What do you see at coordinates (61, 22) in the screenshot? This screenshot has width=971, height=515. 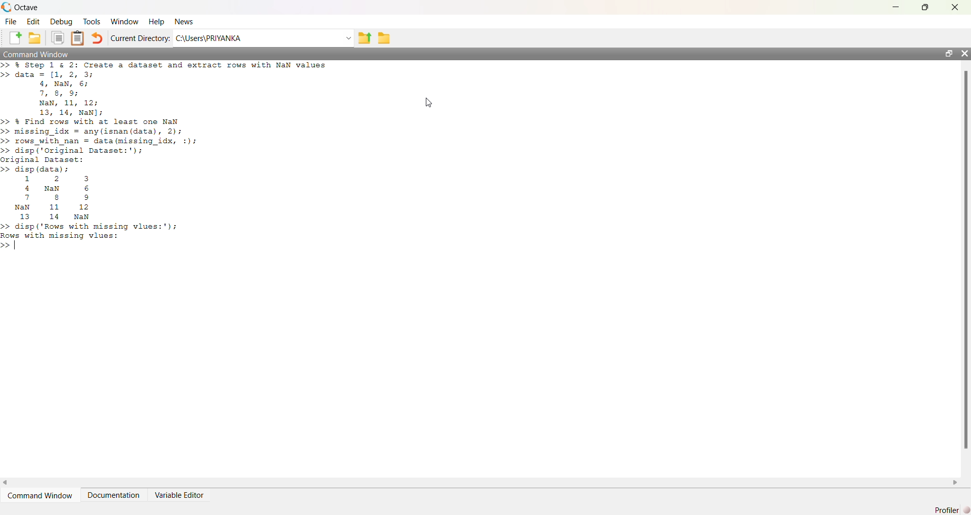 I see `Debug` at bounding box center [61, 22].